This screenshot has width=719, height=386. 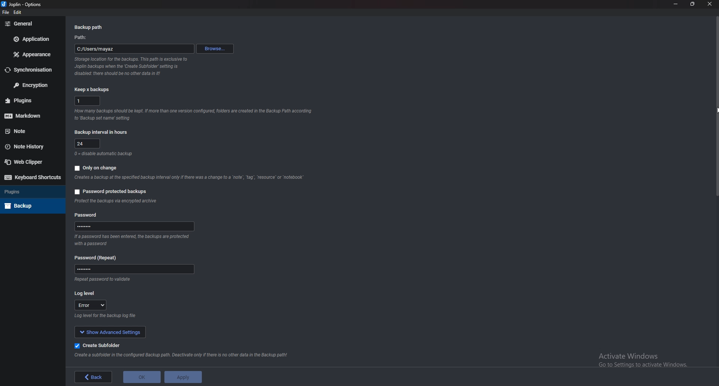 I want to click on path, so click(x=81, y=37).